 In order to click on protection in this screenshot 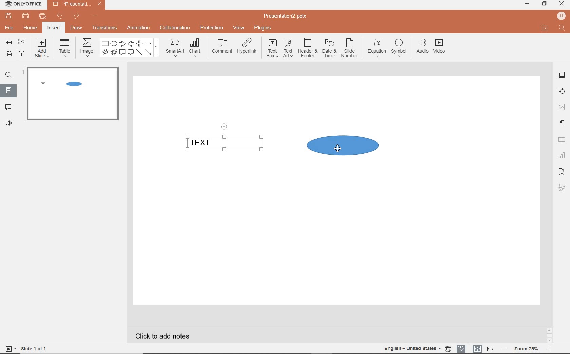, I will do `click(211, 28)`.